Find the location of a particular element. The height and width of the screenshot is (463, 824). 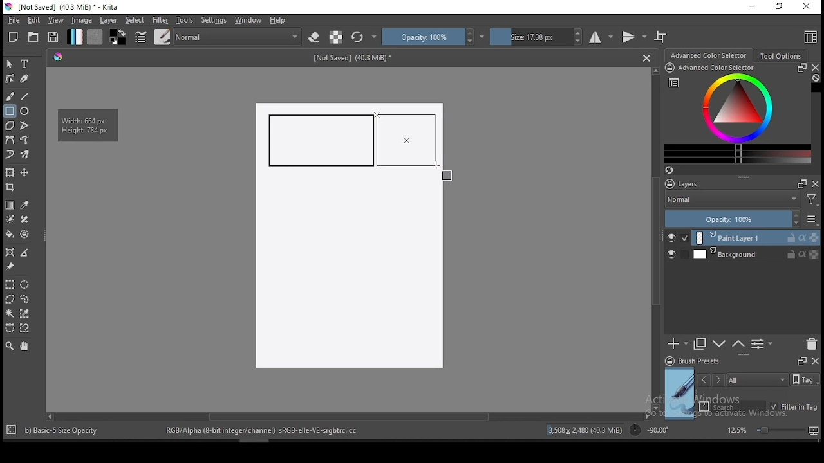

opacity is located at coordinates (740, 220).